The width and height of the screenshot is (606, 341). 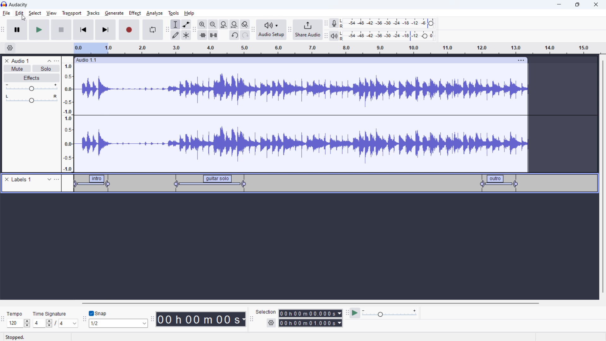 What do you see at coordinates (10, 48) in the screenshot?
I see `timeline settings` at bounding box center [10, 48].